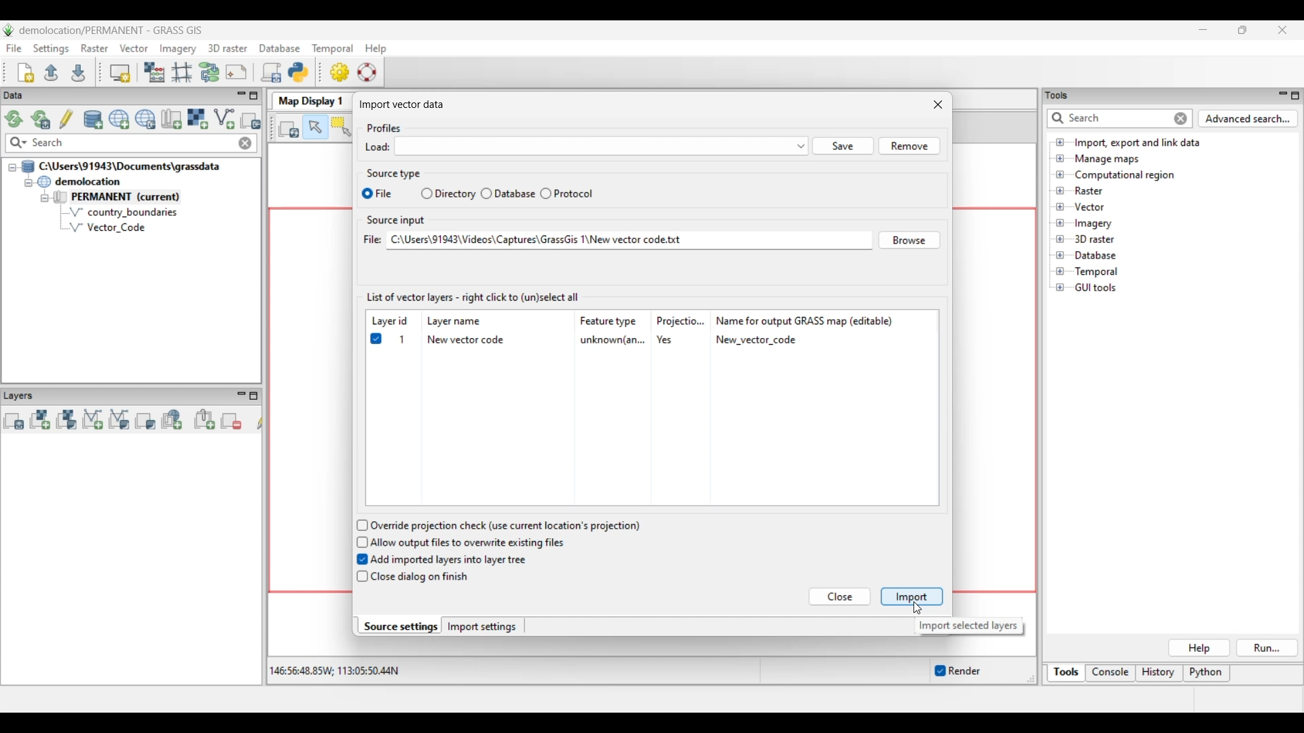 This screenshot has height=733, width=1304. What do you see at coordinates (843, 147) in the screenshot?
I see `Save` at bounding box center [843, 147].